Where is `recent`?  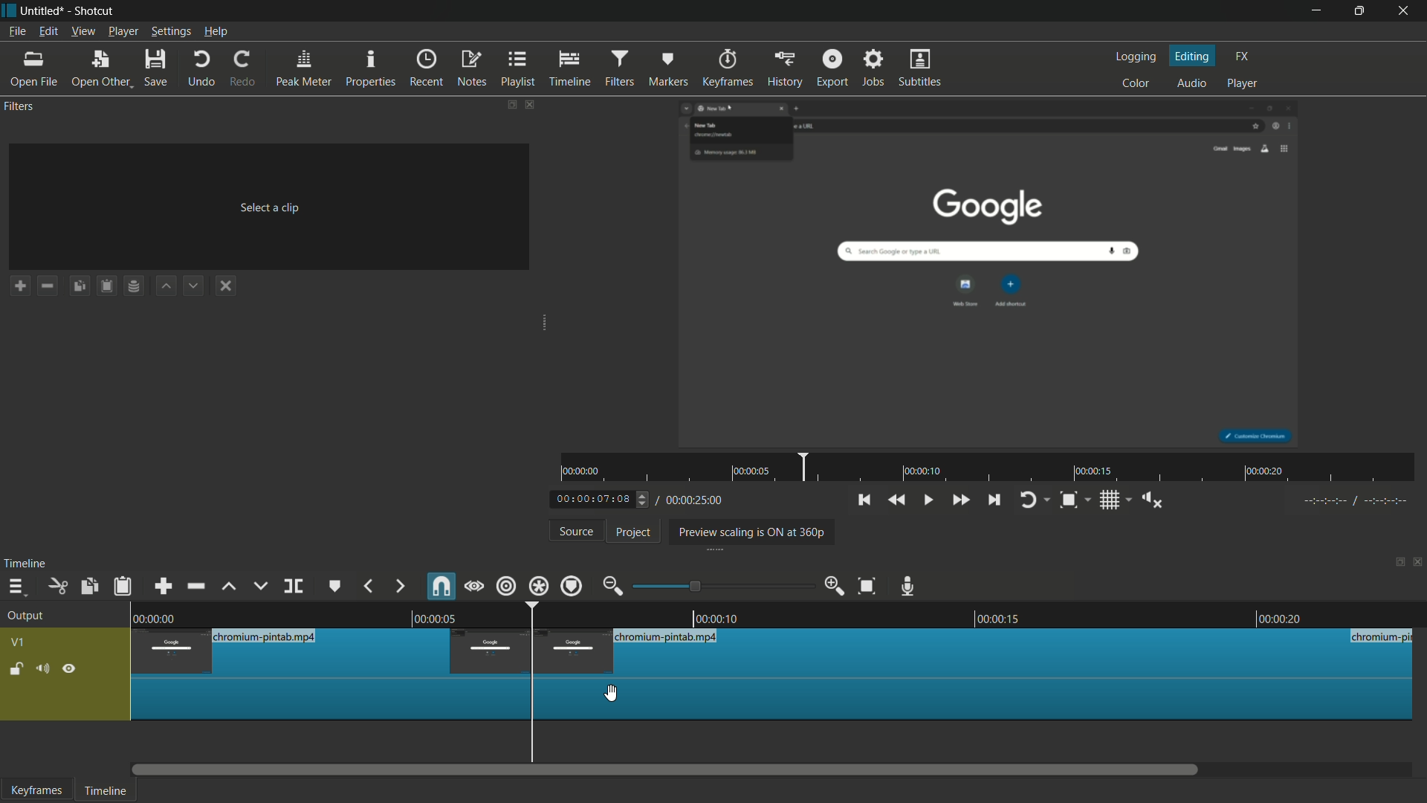
recent is located at coordinates (426, 68).